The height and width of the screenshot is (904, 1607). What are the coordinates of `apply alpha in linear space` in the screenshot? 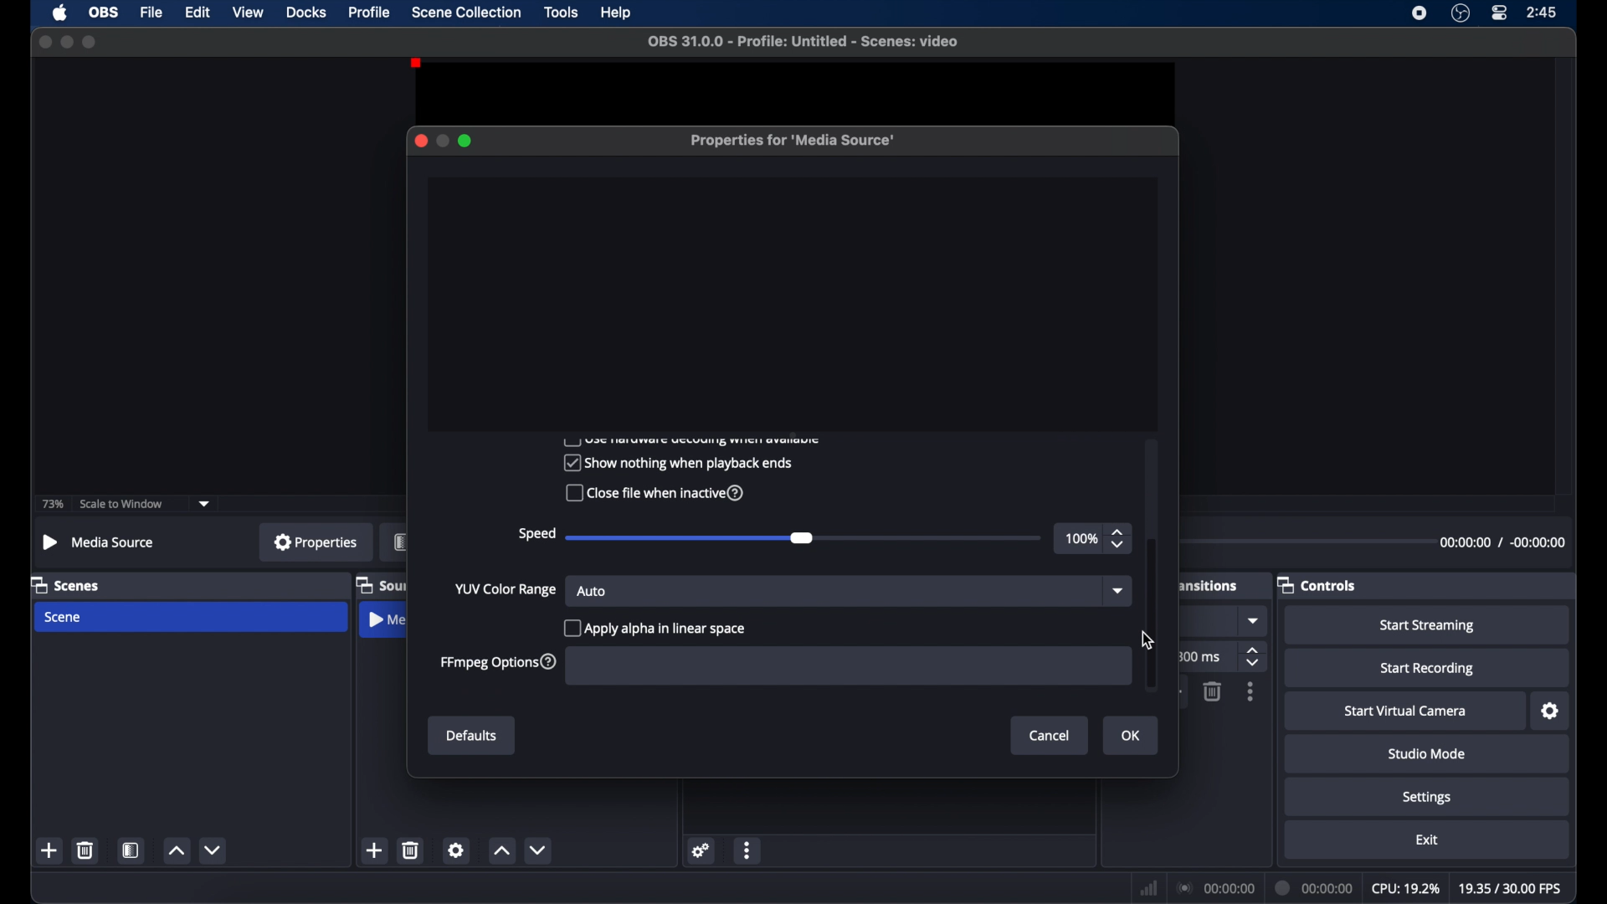 It's located at (658, 627).